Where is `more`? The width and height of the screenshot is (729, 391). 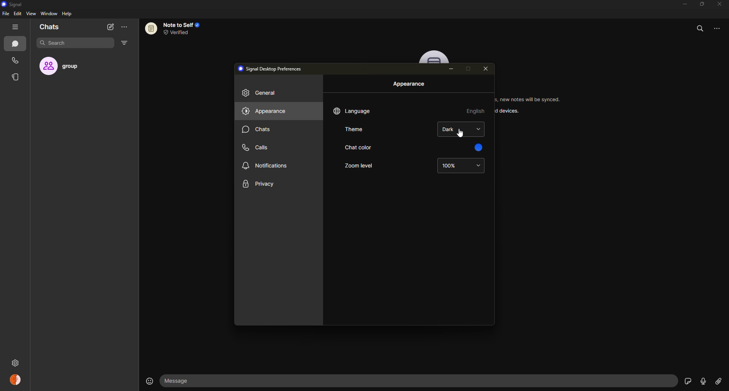
more is located at coordinates (720, 27).